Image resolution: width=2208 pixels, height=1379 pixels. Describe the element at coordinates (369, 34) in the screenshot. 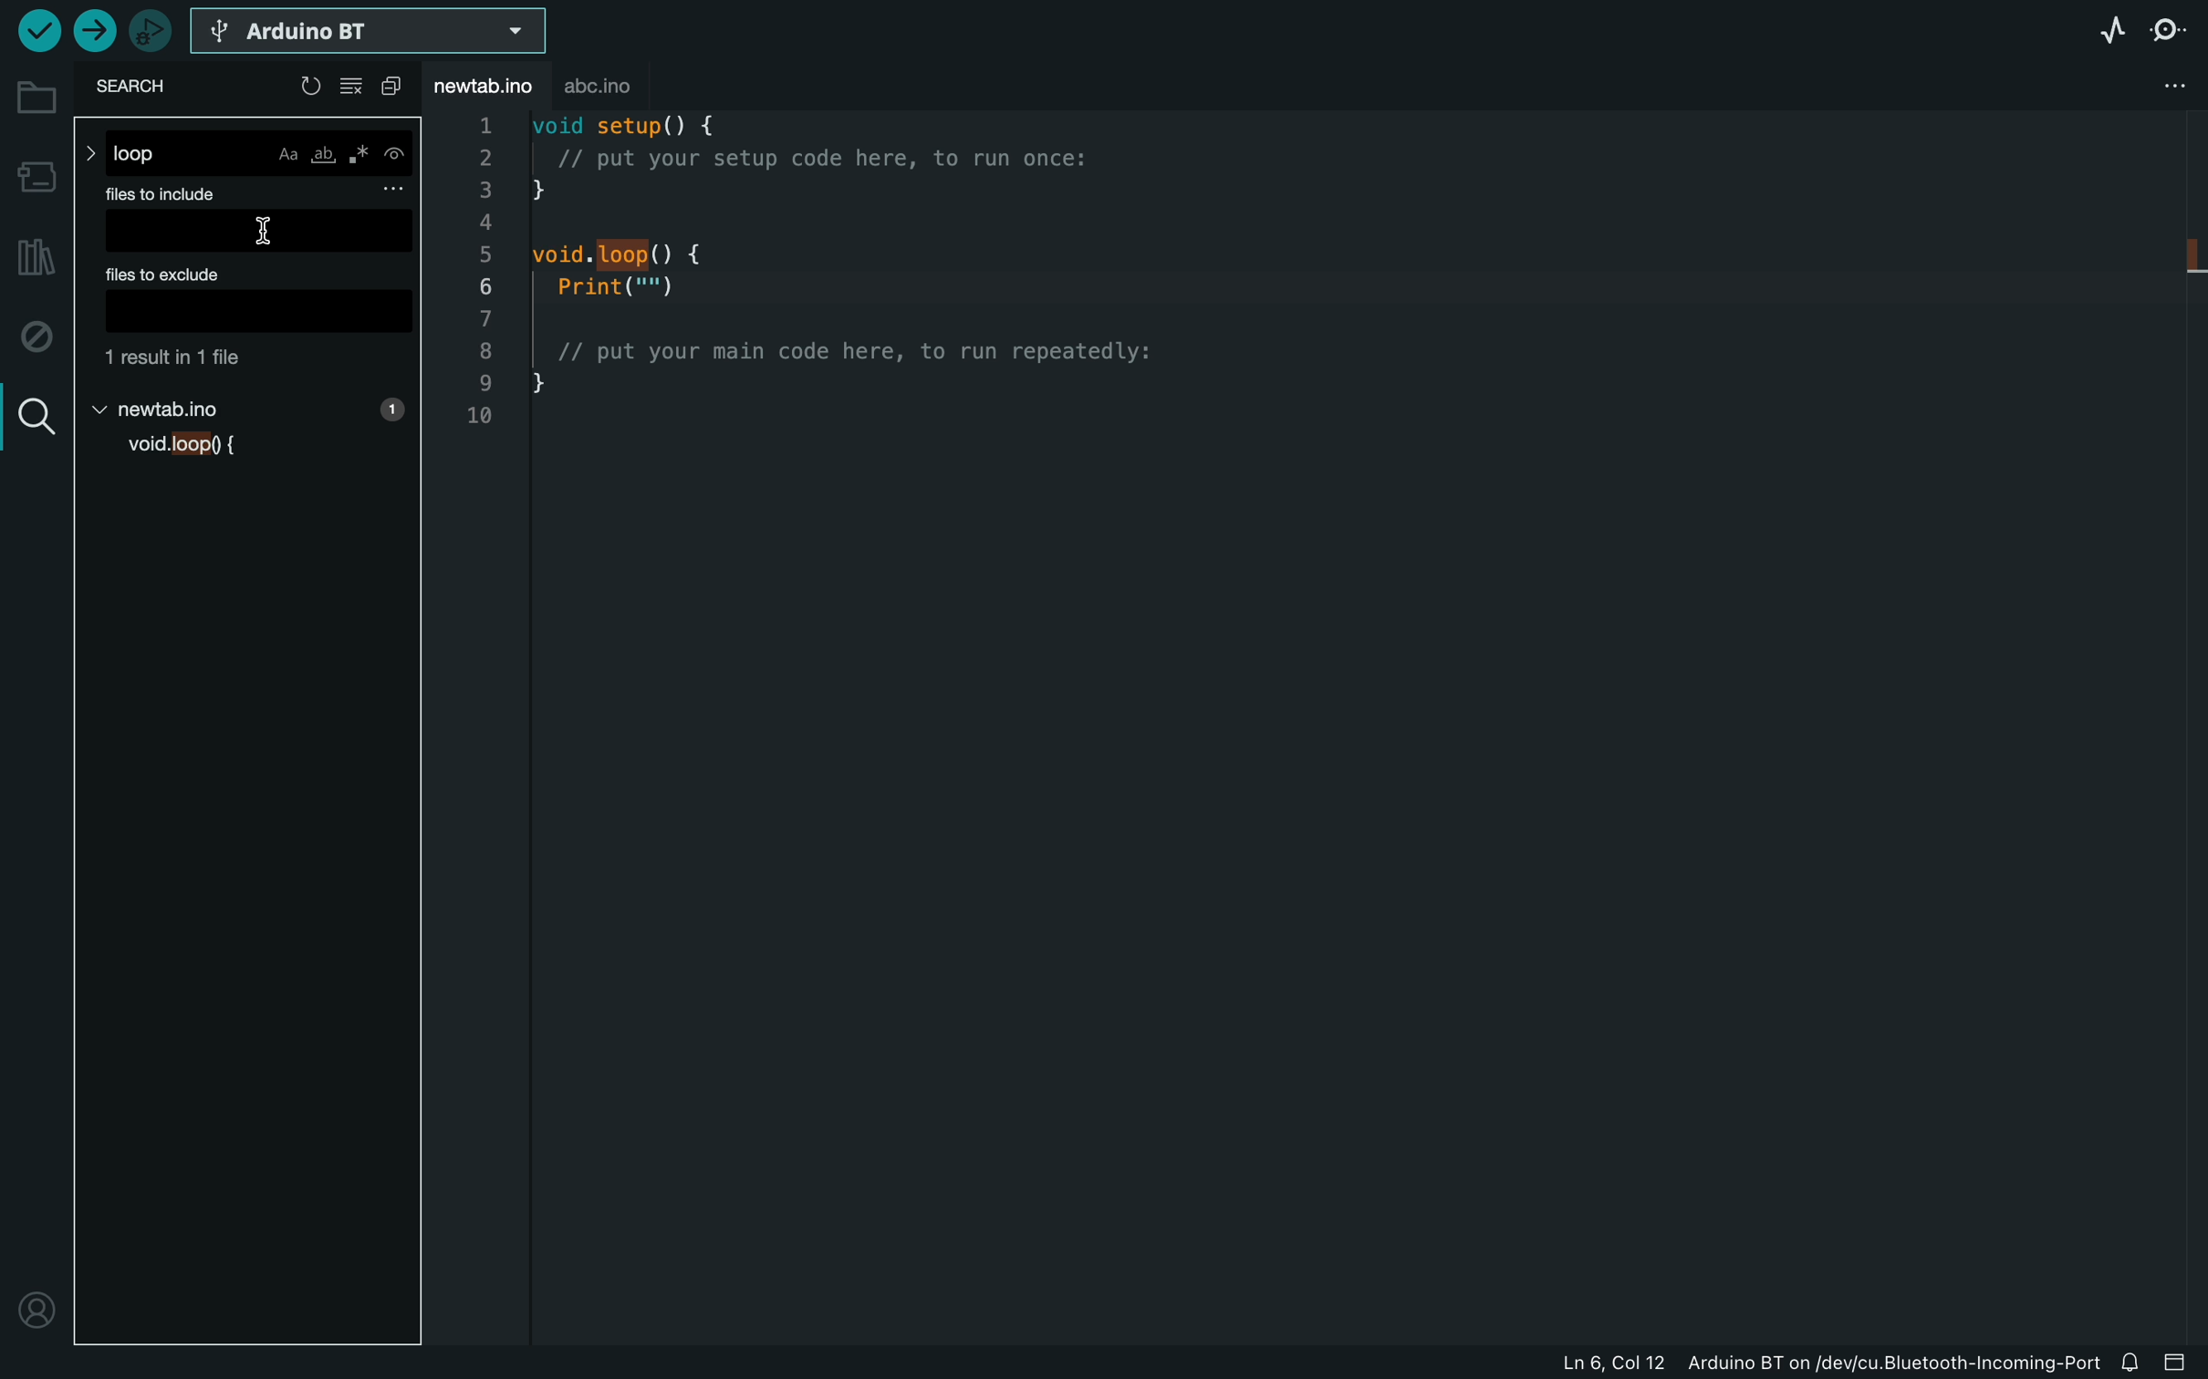

I see `select board` at that location.